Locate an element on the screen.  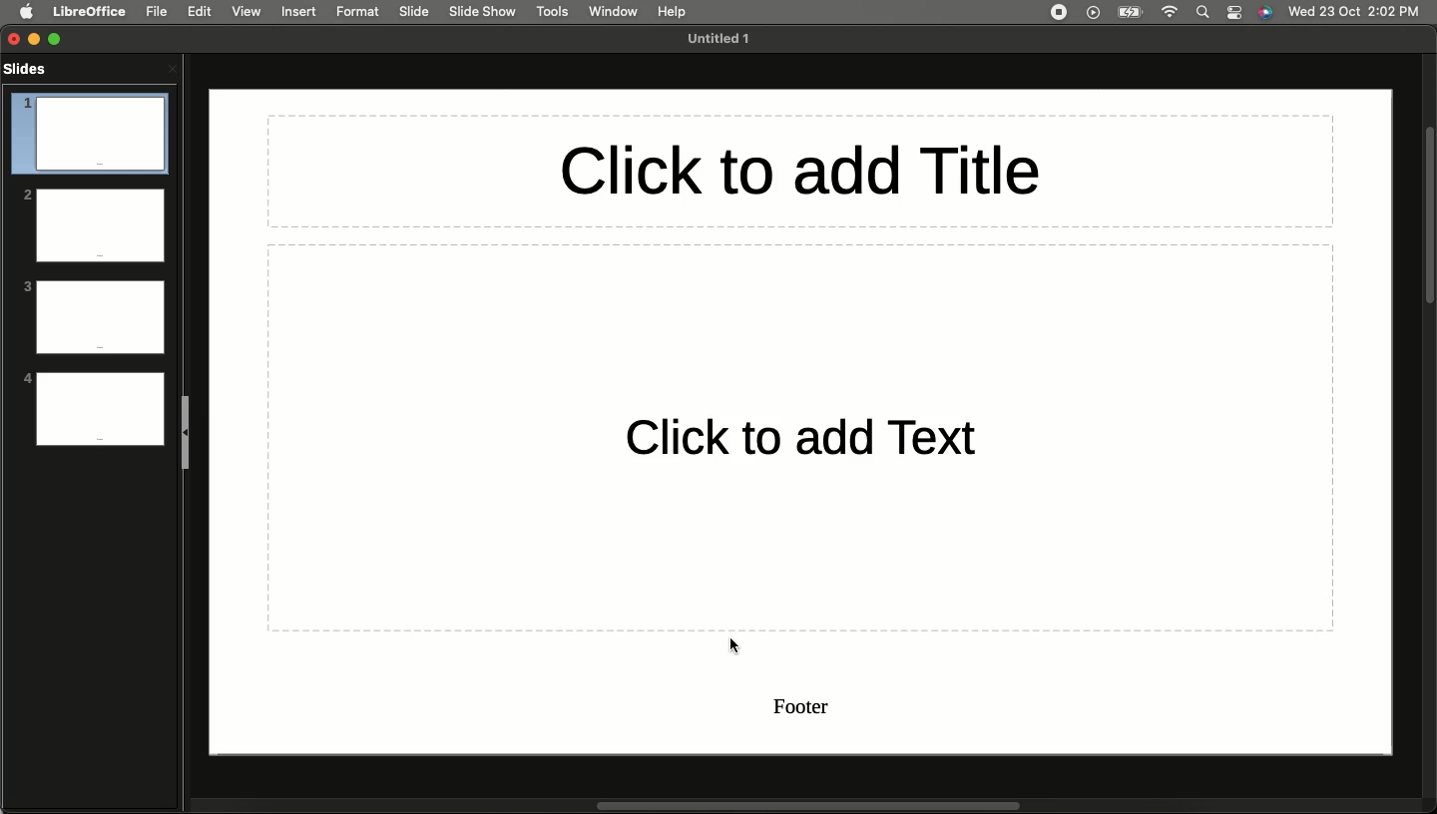
1 is located at coordinates (89, 121).